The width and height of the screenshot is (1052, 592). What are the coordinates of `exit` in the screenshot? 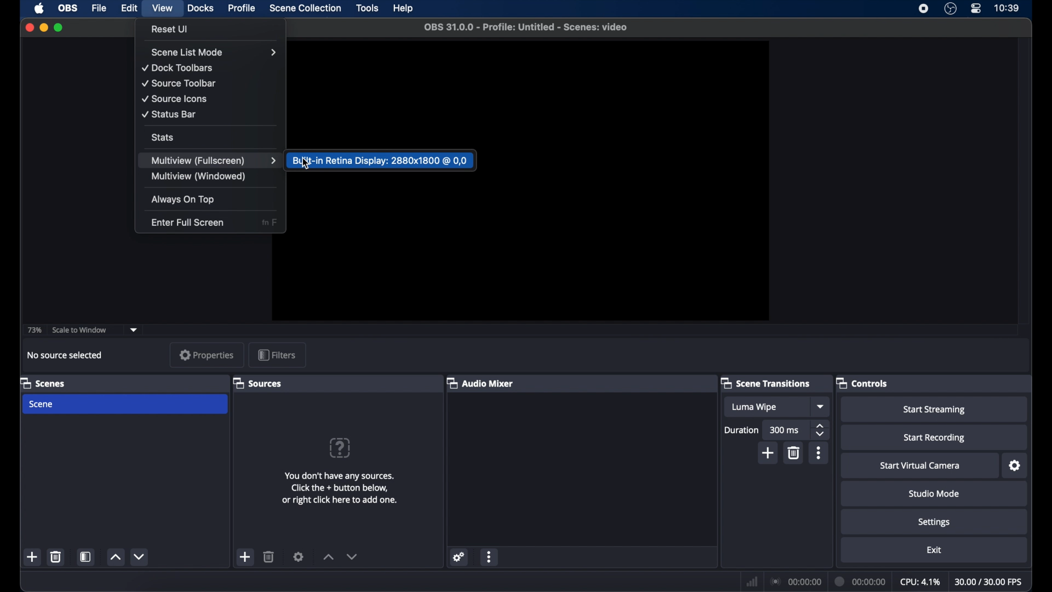 It's located at (934, 550).